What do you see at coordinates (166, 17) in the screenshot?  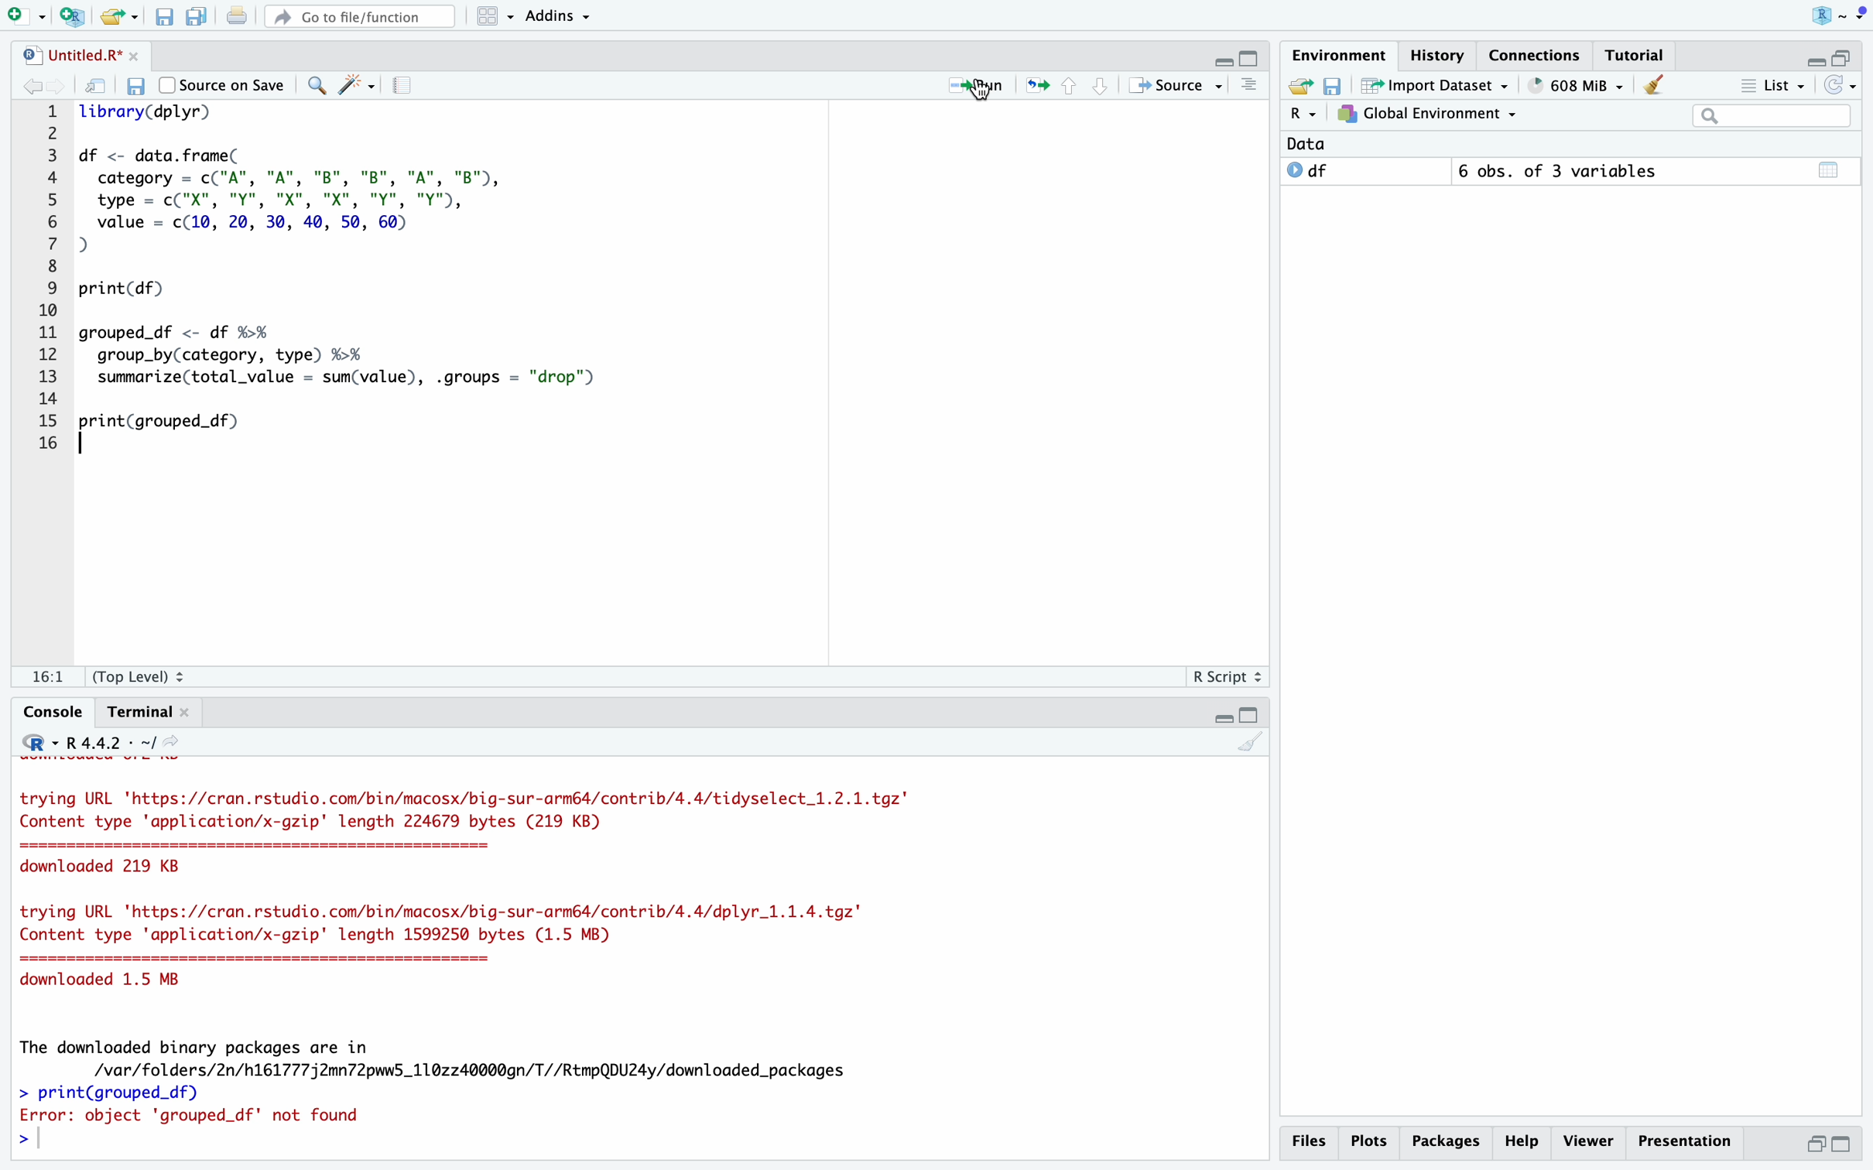 I see `Save current file` at bounding box center [166, 17].